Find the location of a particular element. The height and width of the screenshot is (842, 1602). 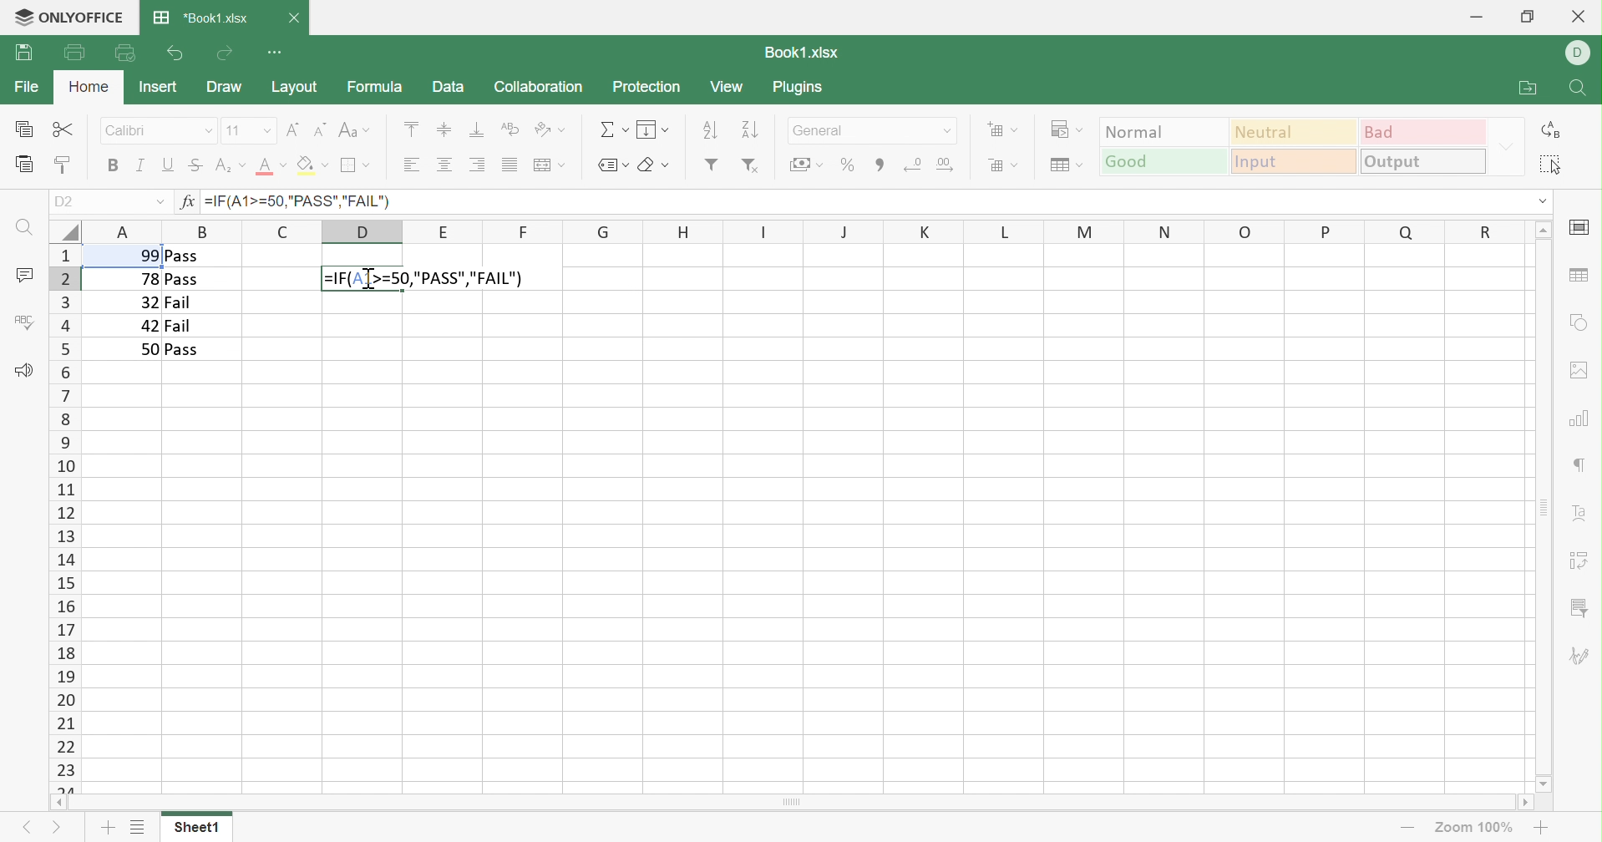

Insert is located at coordinates (157, 86).